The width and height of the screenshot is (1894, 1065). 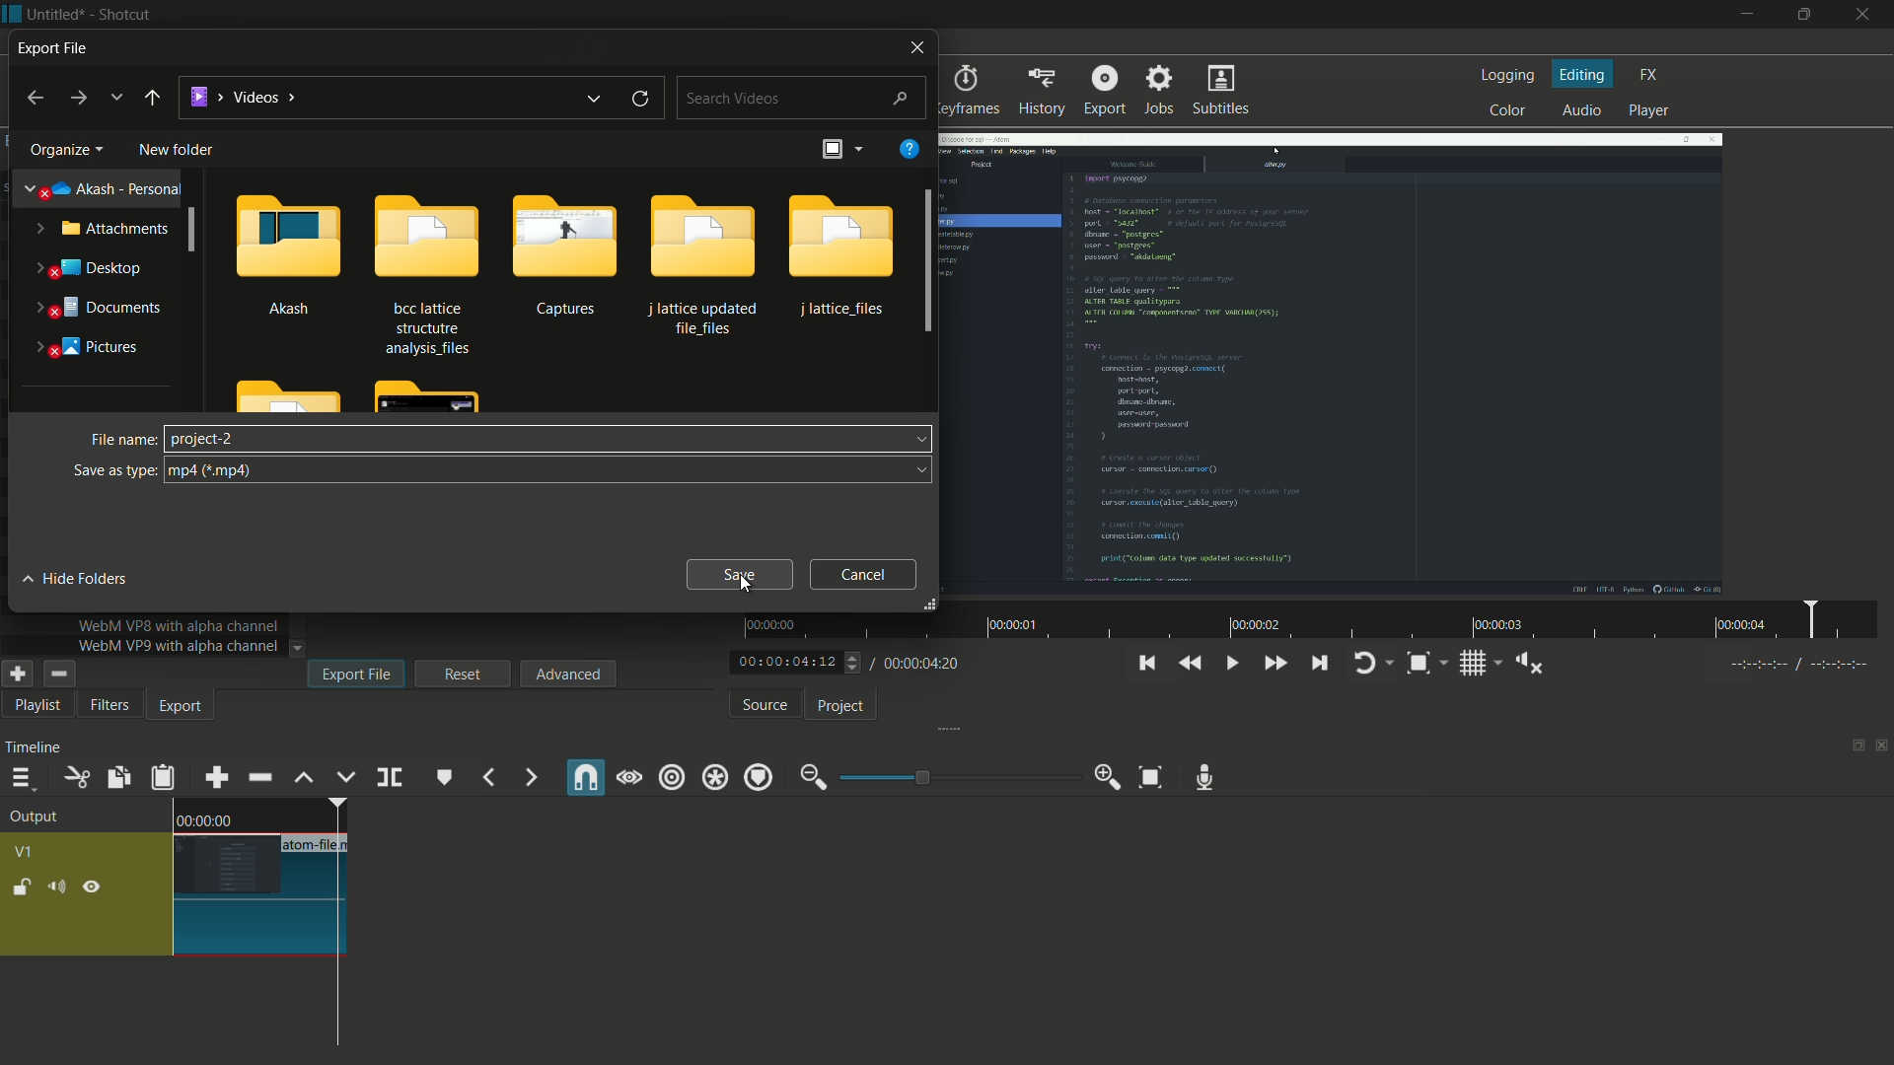 What do you see at coordinates (82, 345) in the screenshot?
I see `pictues` at bounding box center [82, 345].